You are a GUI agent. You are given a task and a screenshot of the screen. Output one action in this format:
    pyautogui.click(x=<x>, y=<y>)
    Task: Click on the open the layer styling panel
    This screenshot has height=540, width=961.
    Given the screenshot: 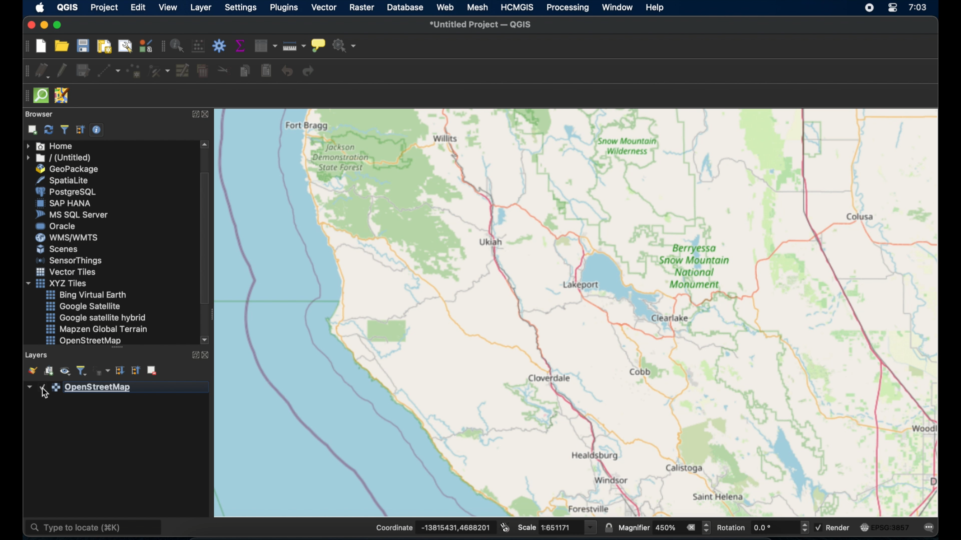 What is the action you would take?
    pyautogui.click(x=30, y=370)
    